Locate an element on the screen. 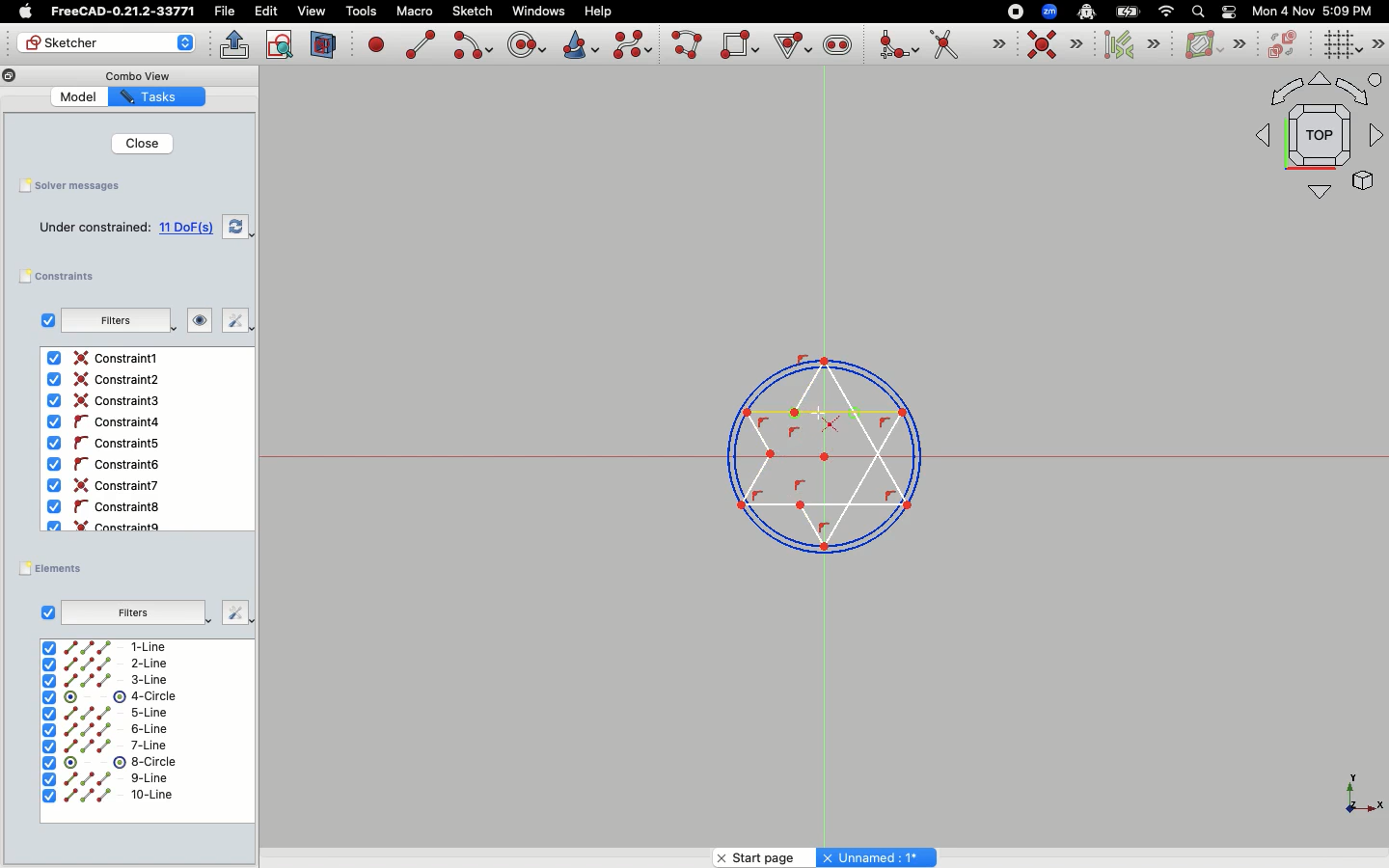  Copy is located at coordinates (10, 78).